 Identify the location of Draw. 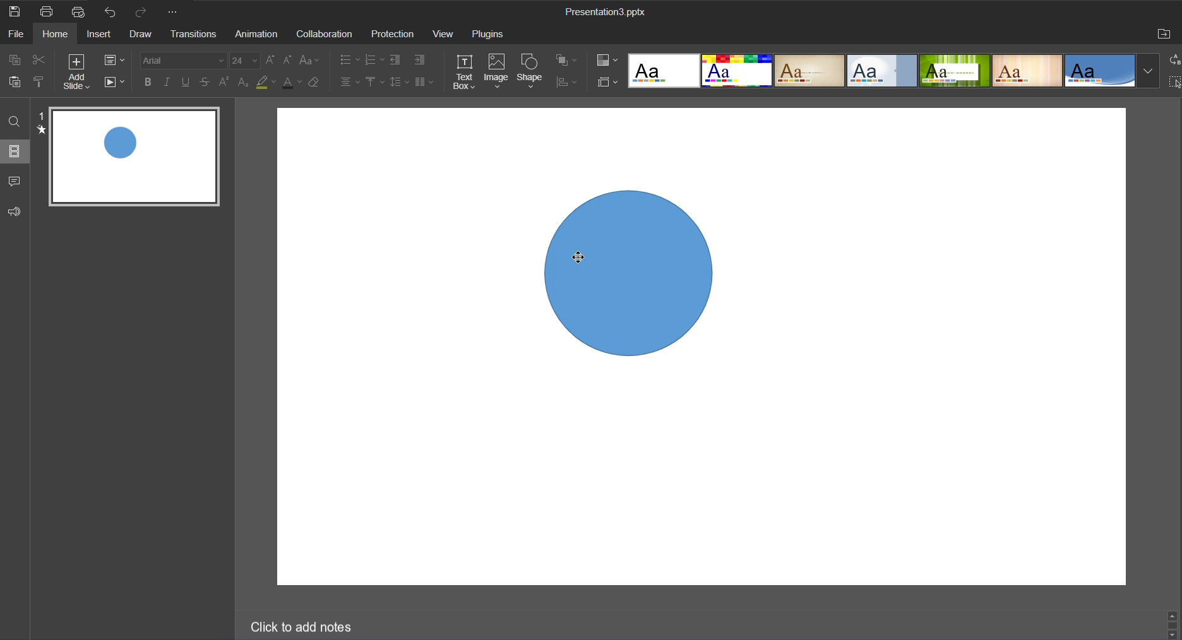
(143, 35).